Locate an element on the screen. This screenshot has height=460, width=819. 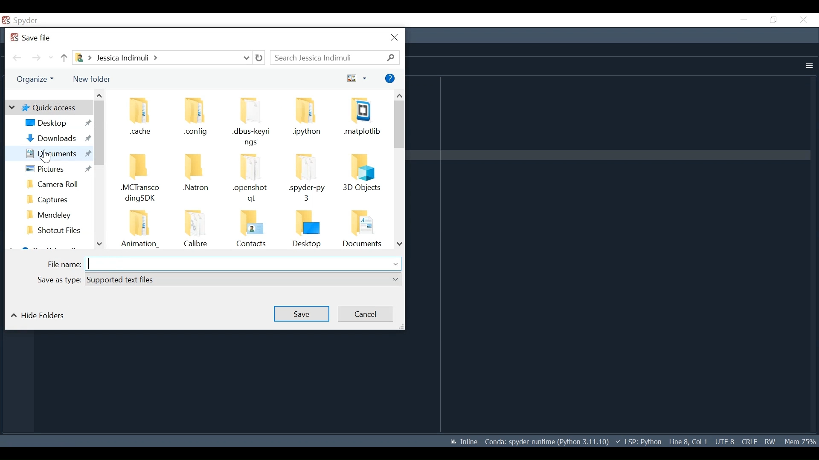
Folder is located at coordinates (193, 118).